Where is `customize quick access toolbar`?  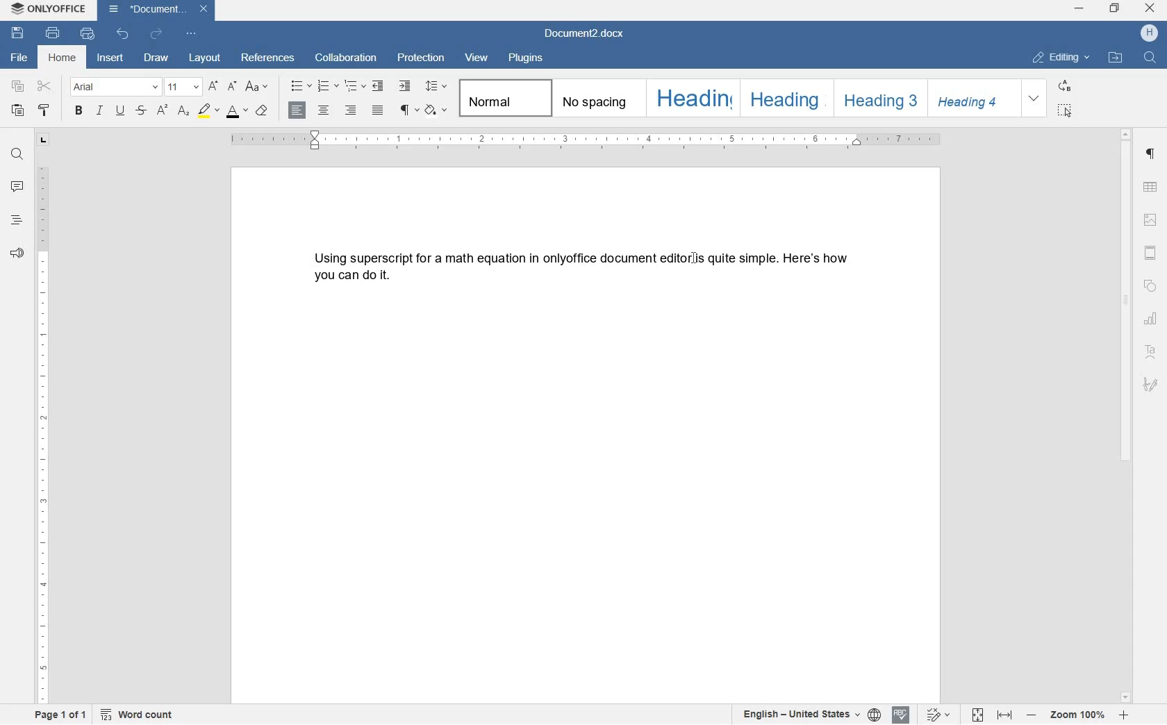
customize quick access toolbar is located at coordinates (190, 33).